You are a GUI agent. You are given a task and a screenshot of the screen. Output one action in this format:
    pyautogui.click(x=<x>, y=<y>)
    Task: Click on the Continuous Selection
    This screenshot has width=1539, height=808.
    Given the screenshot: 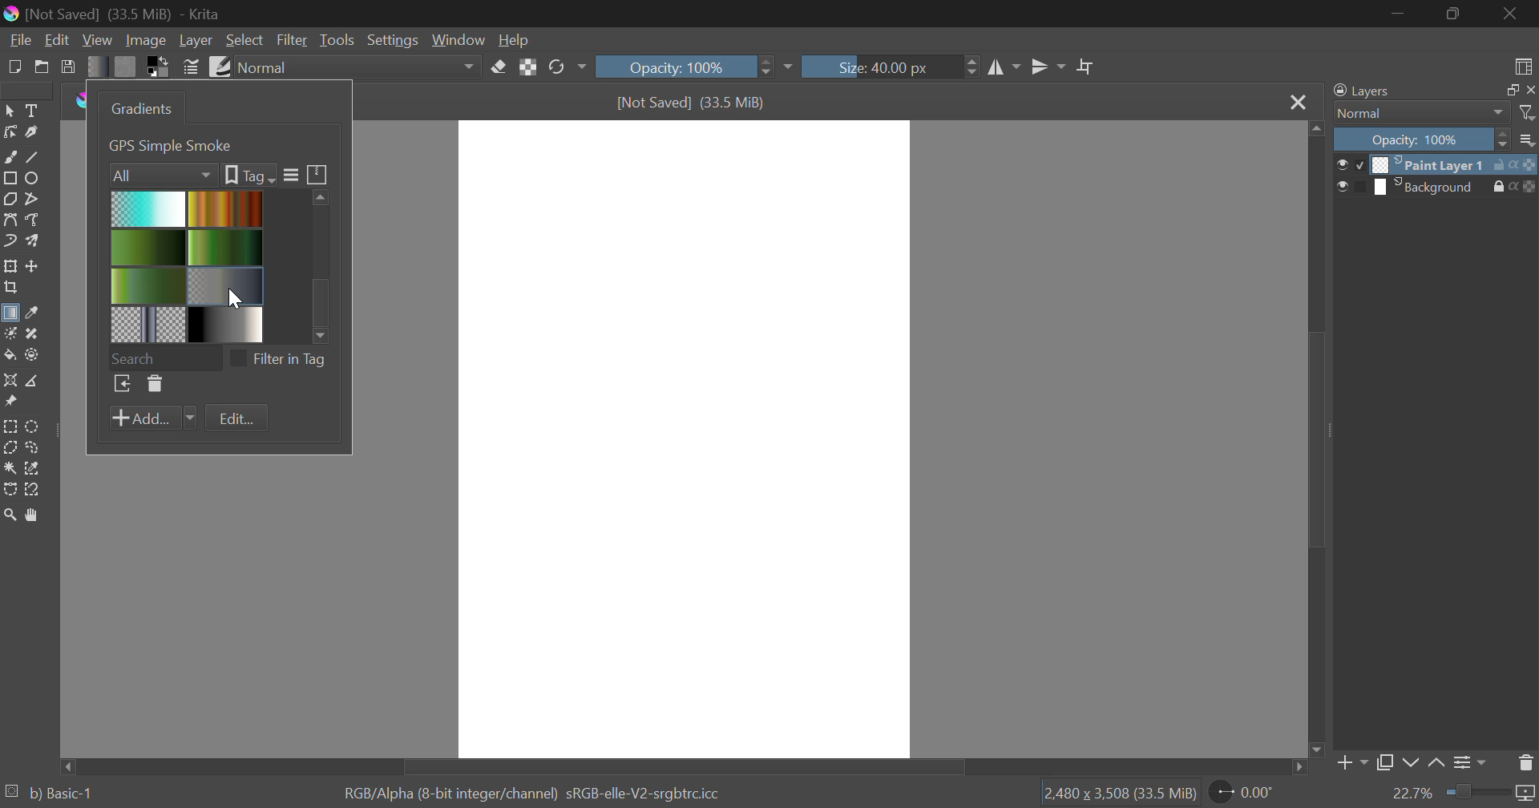 What is the action you would take?
    pyautogui.click(x=10, y=467)
    